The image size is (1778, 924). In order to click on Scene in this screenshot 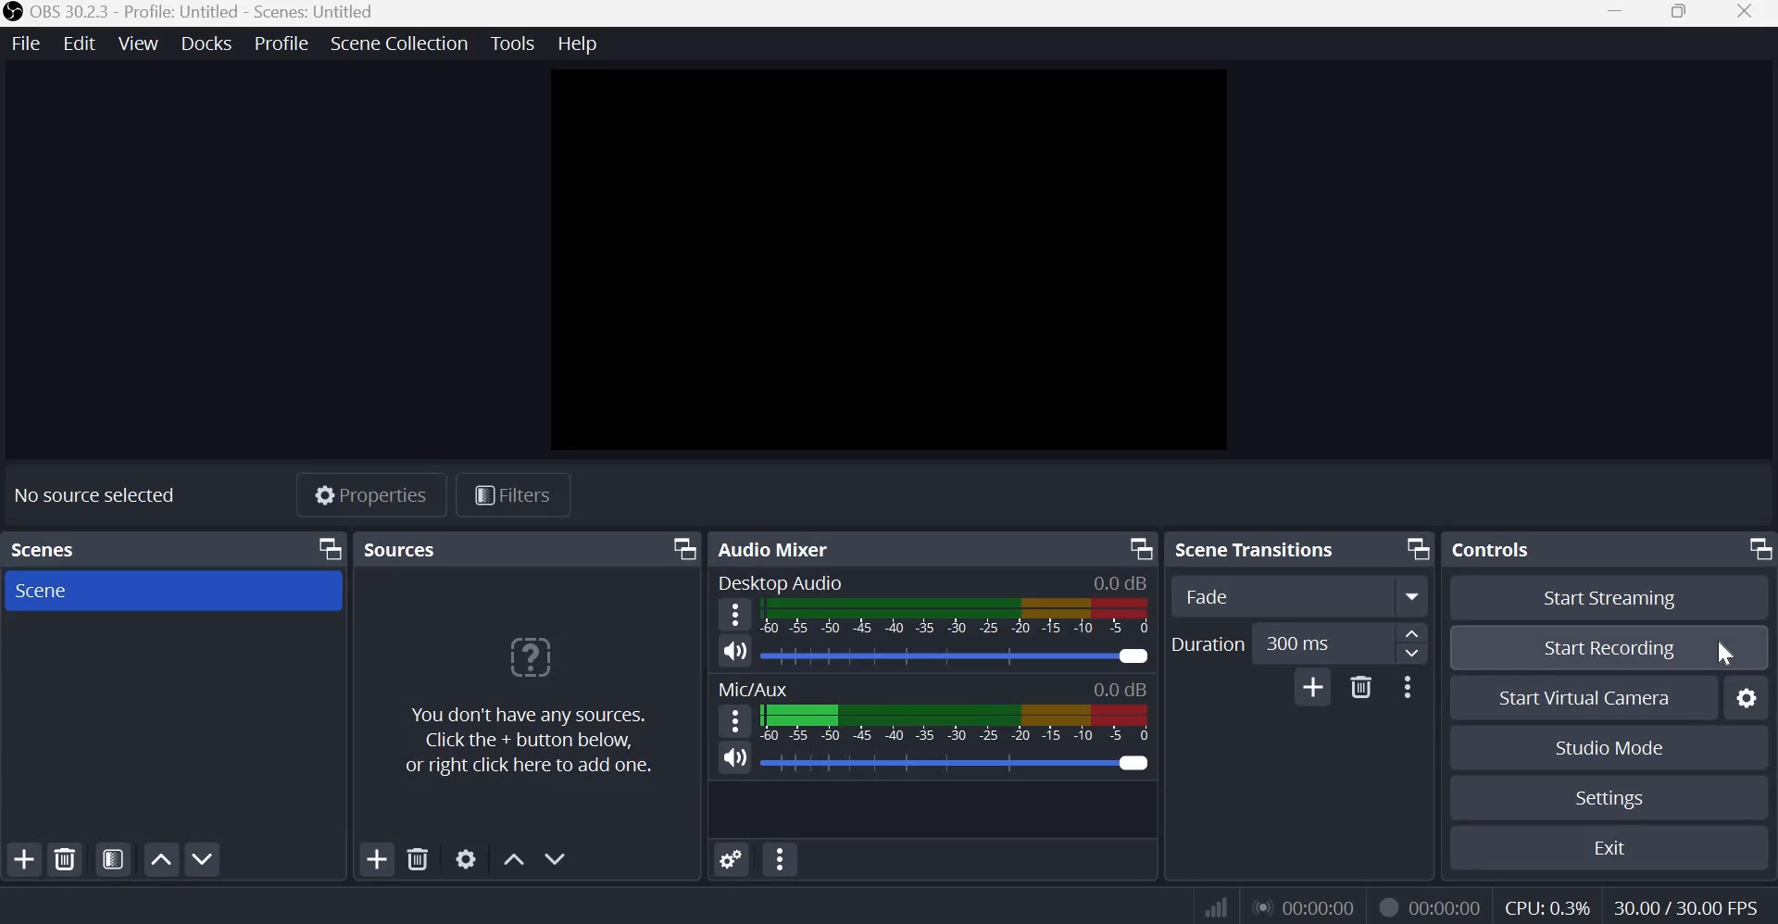, I will do `click(50, 593)`.